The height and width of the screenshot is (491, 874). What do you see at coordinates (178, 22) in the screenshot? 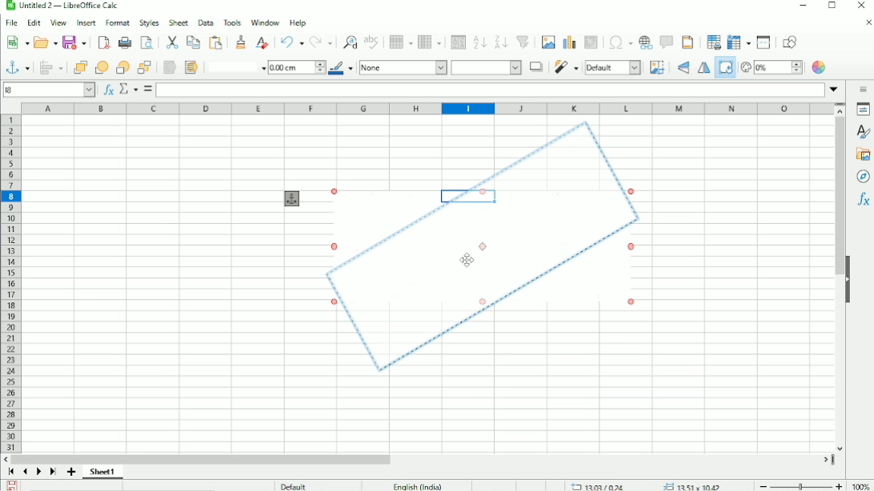
I see `Sheet` at bounding box center [178, 22].